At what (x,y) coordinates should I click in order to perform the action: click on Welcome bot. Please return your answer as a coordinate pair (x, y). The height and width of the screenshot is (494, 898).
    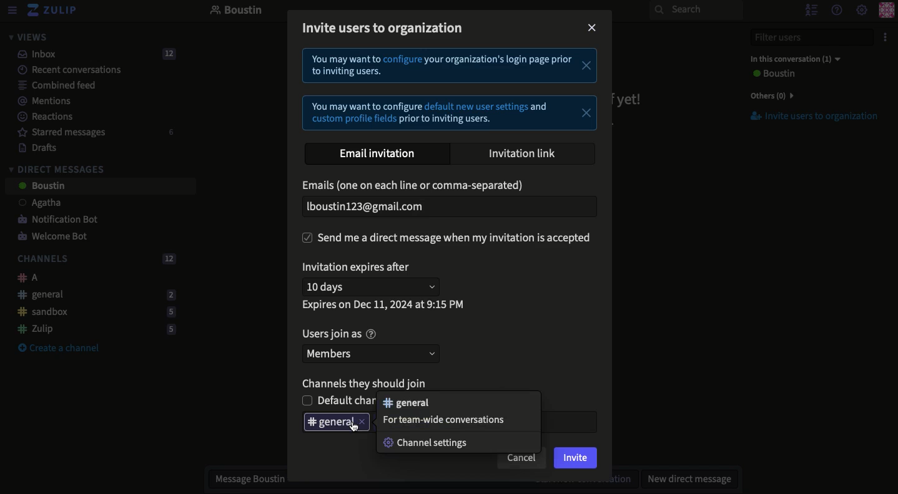
    Looking at the image, I should click on (54, 237).